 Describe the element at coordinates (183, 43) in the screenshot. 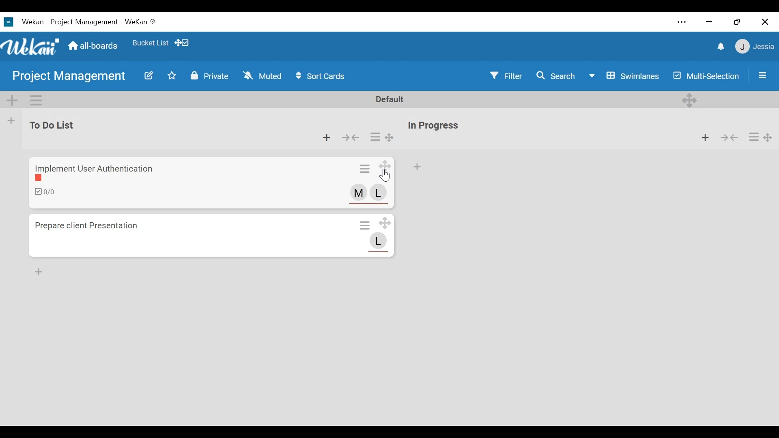

I see `Show desktop drag handles` at that location.